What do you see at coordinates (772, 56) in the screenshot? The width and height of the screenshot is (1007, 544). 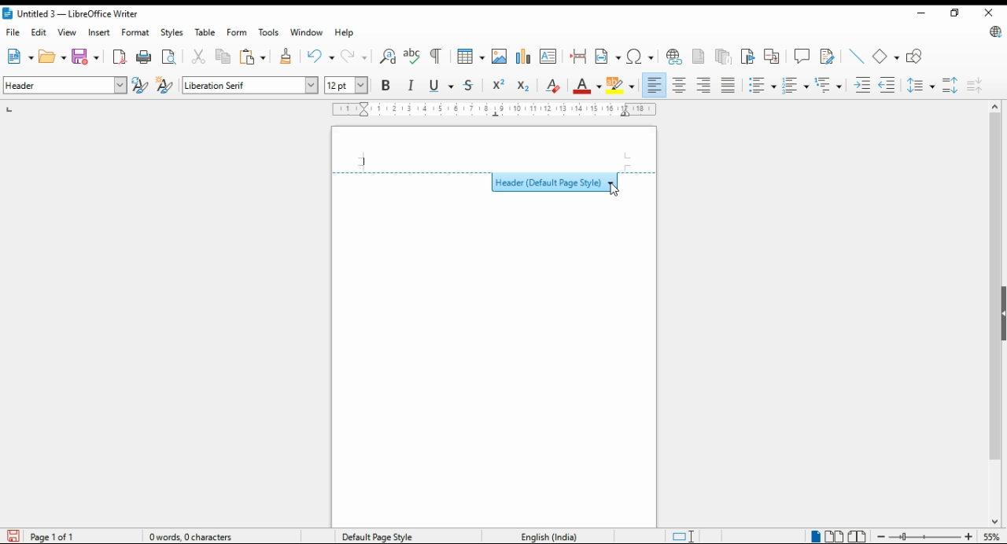 I see `insert cross-reference` at bounding box center [772, 56].